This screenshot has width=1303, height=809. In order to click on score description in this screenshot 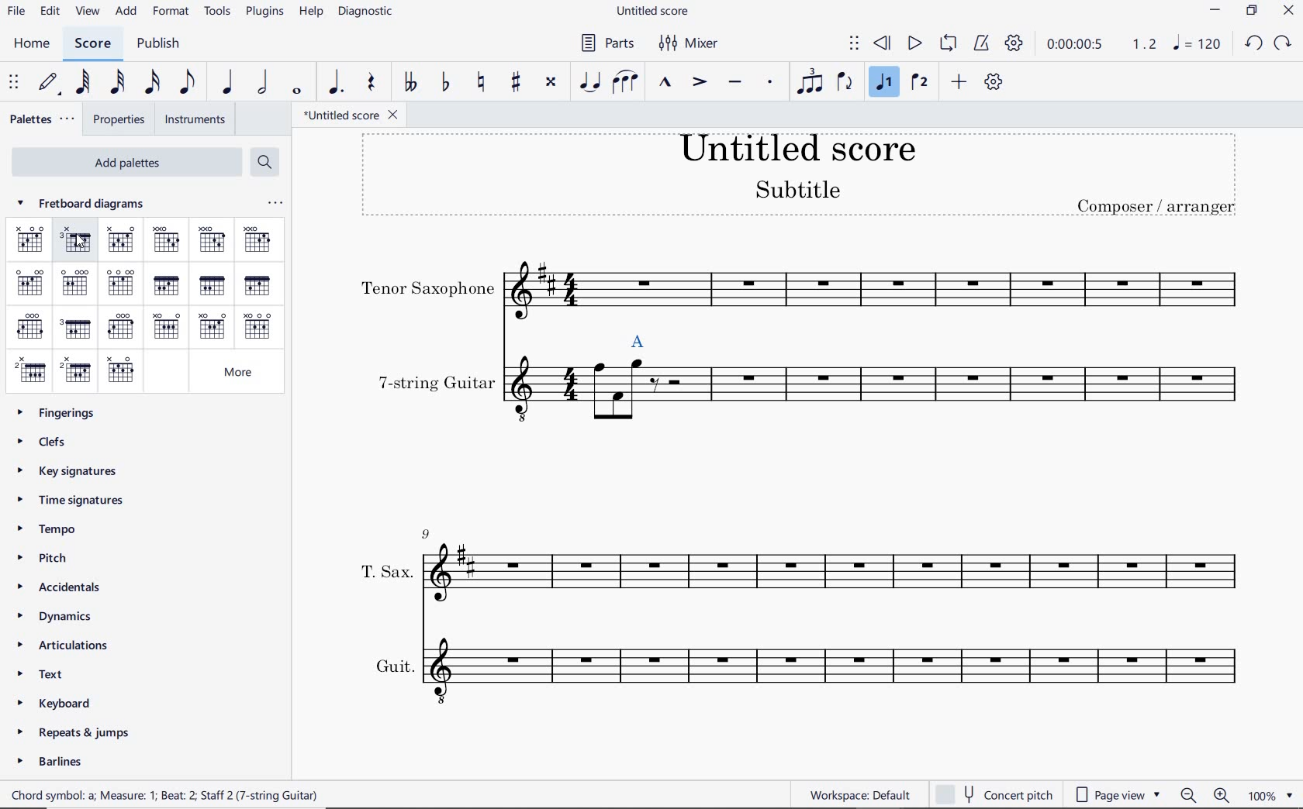, I will do `click(167, 793)`.